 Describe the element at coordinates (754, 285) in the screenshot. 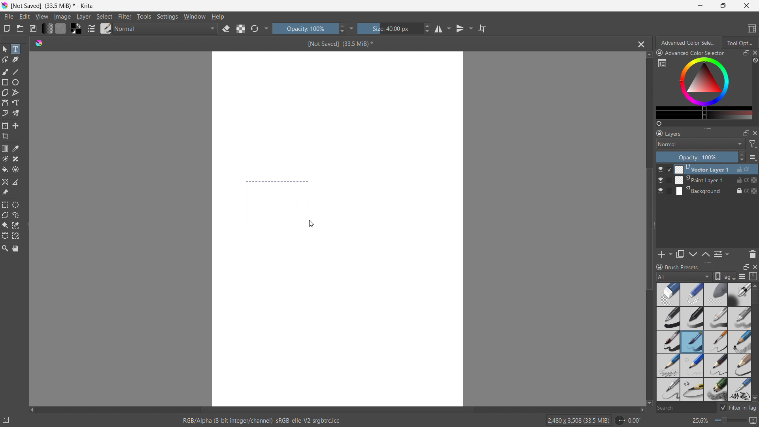

I see `scroll up` at that location.